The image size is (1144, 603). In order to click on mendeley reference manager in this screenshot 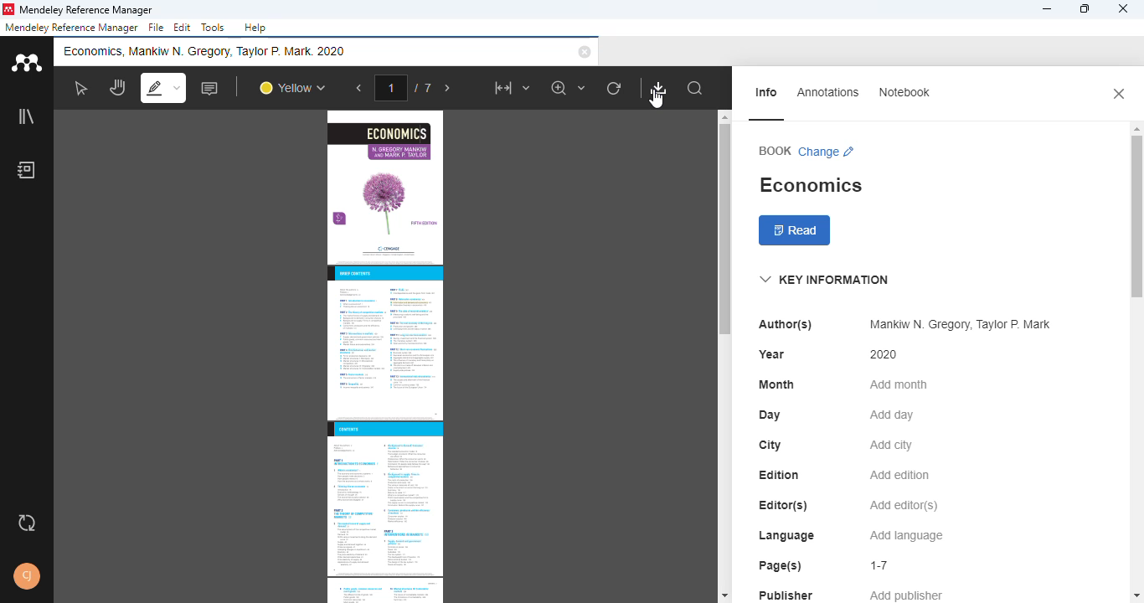, I will do `click(86, 9)`.